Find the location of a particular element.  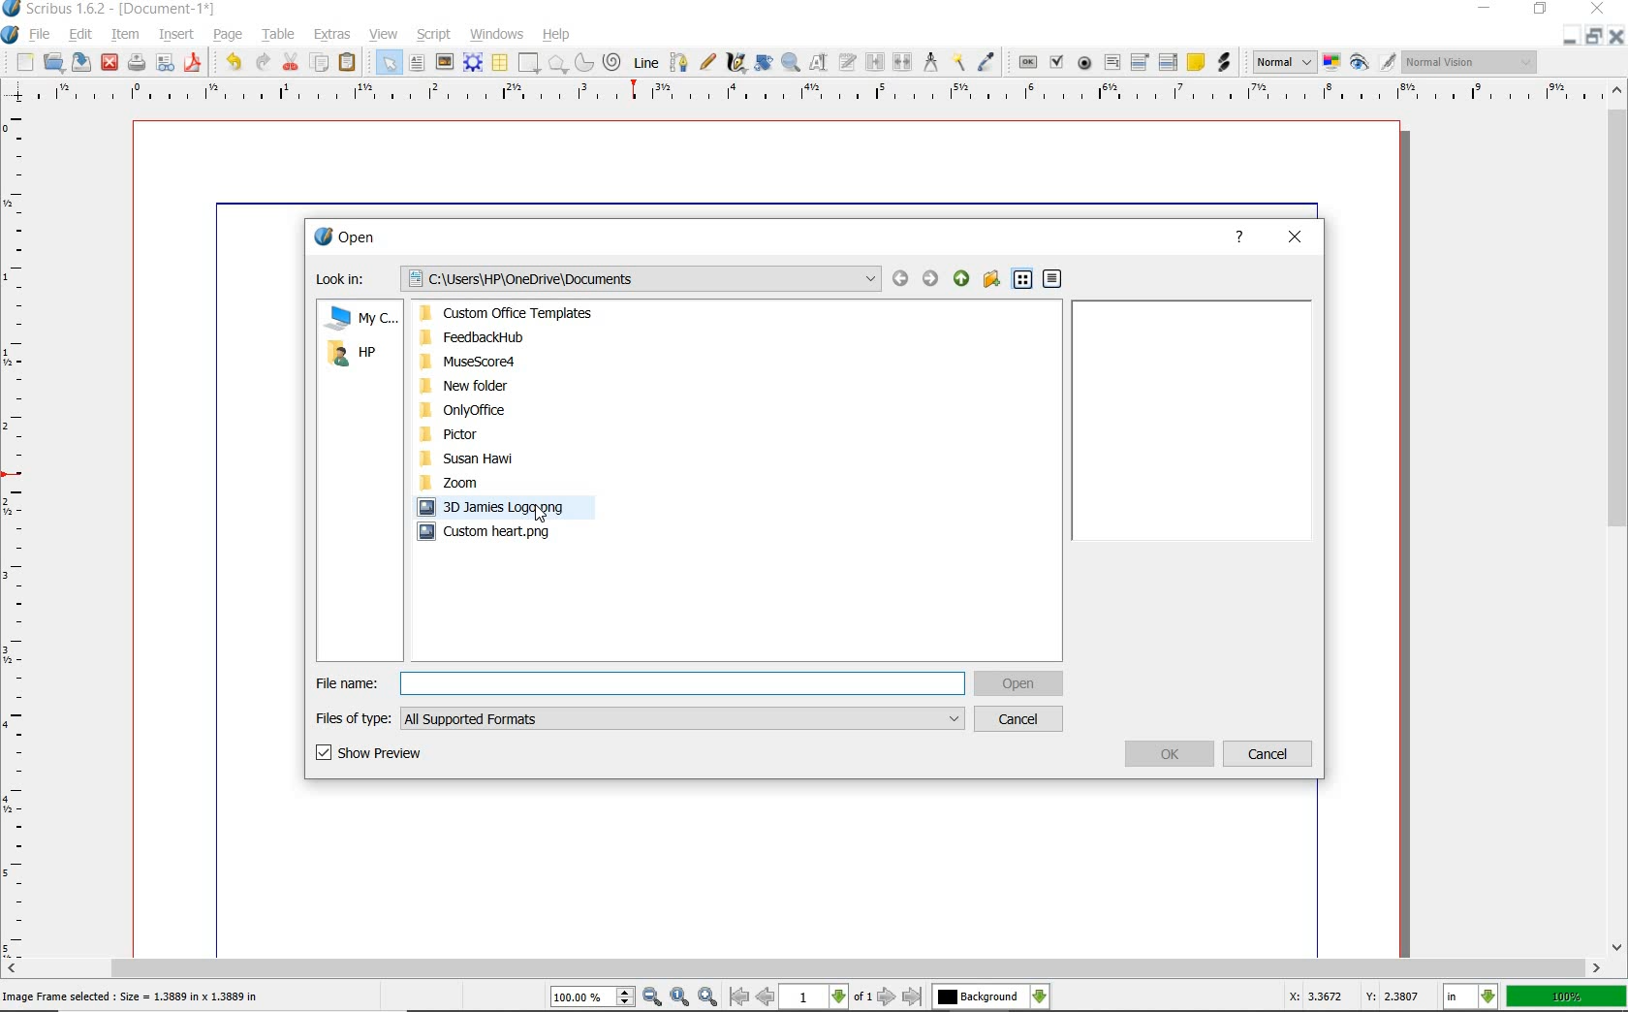

calligraphic line is located at coordinates (736, 64).